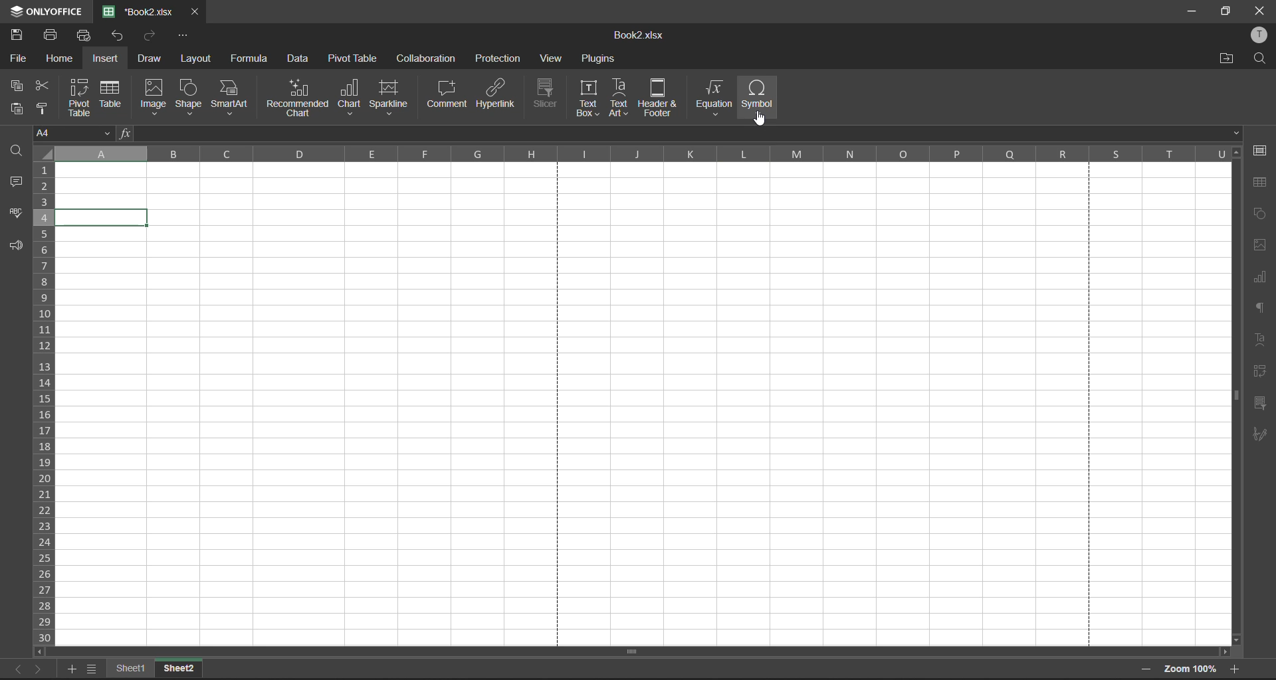 This screenshot has width=1276, height=680. I want to click on draw, so click(150, 60).